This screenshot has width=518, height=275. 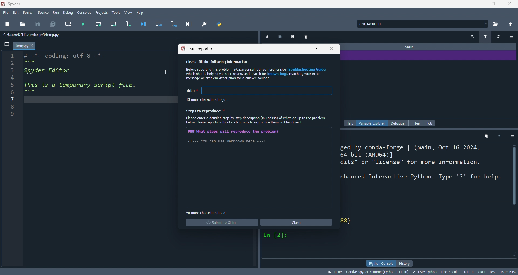 I want to click on Settings, so click(x=512, y=136).